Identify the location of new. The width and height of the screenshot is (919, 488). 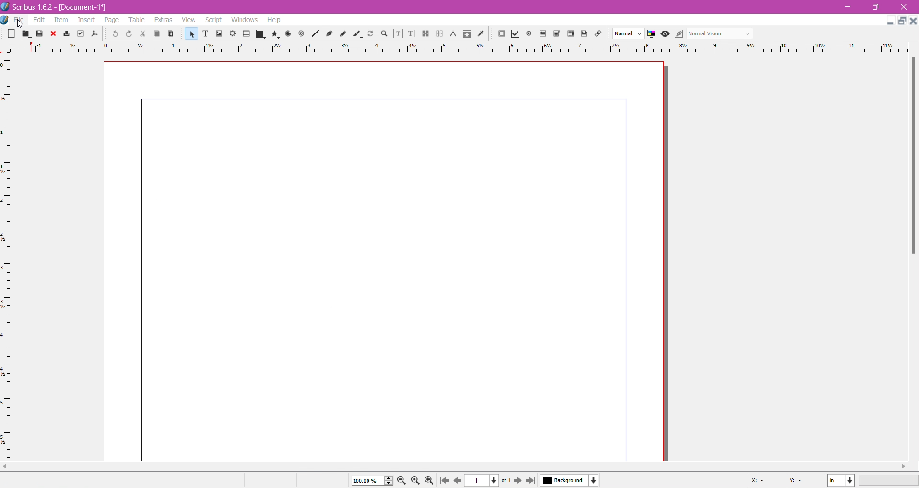
(10, 34).